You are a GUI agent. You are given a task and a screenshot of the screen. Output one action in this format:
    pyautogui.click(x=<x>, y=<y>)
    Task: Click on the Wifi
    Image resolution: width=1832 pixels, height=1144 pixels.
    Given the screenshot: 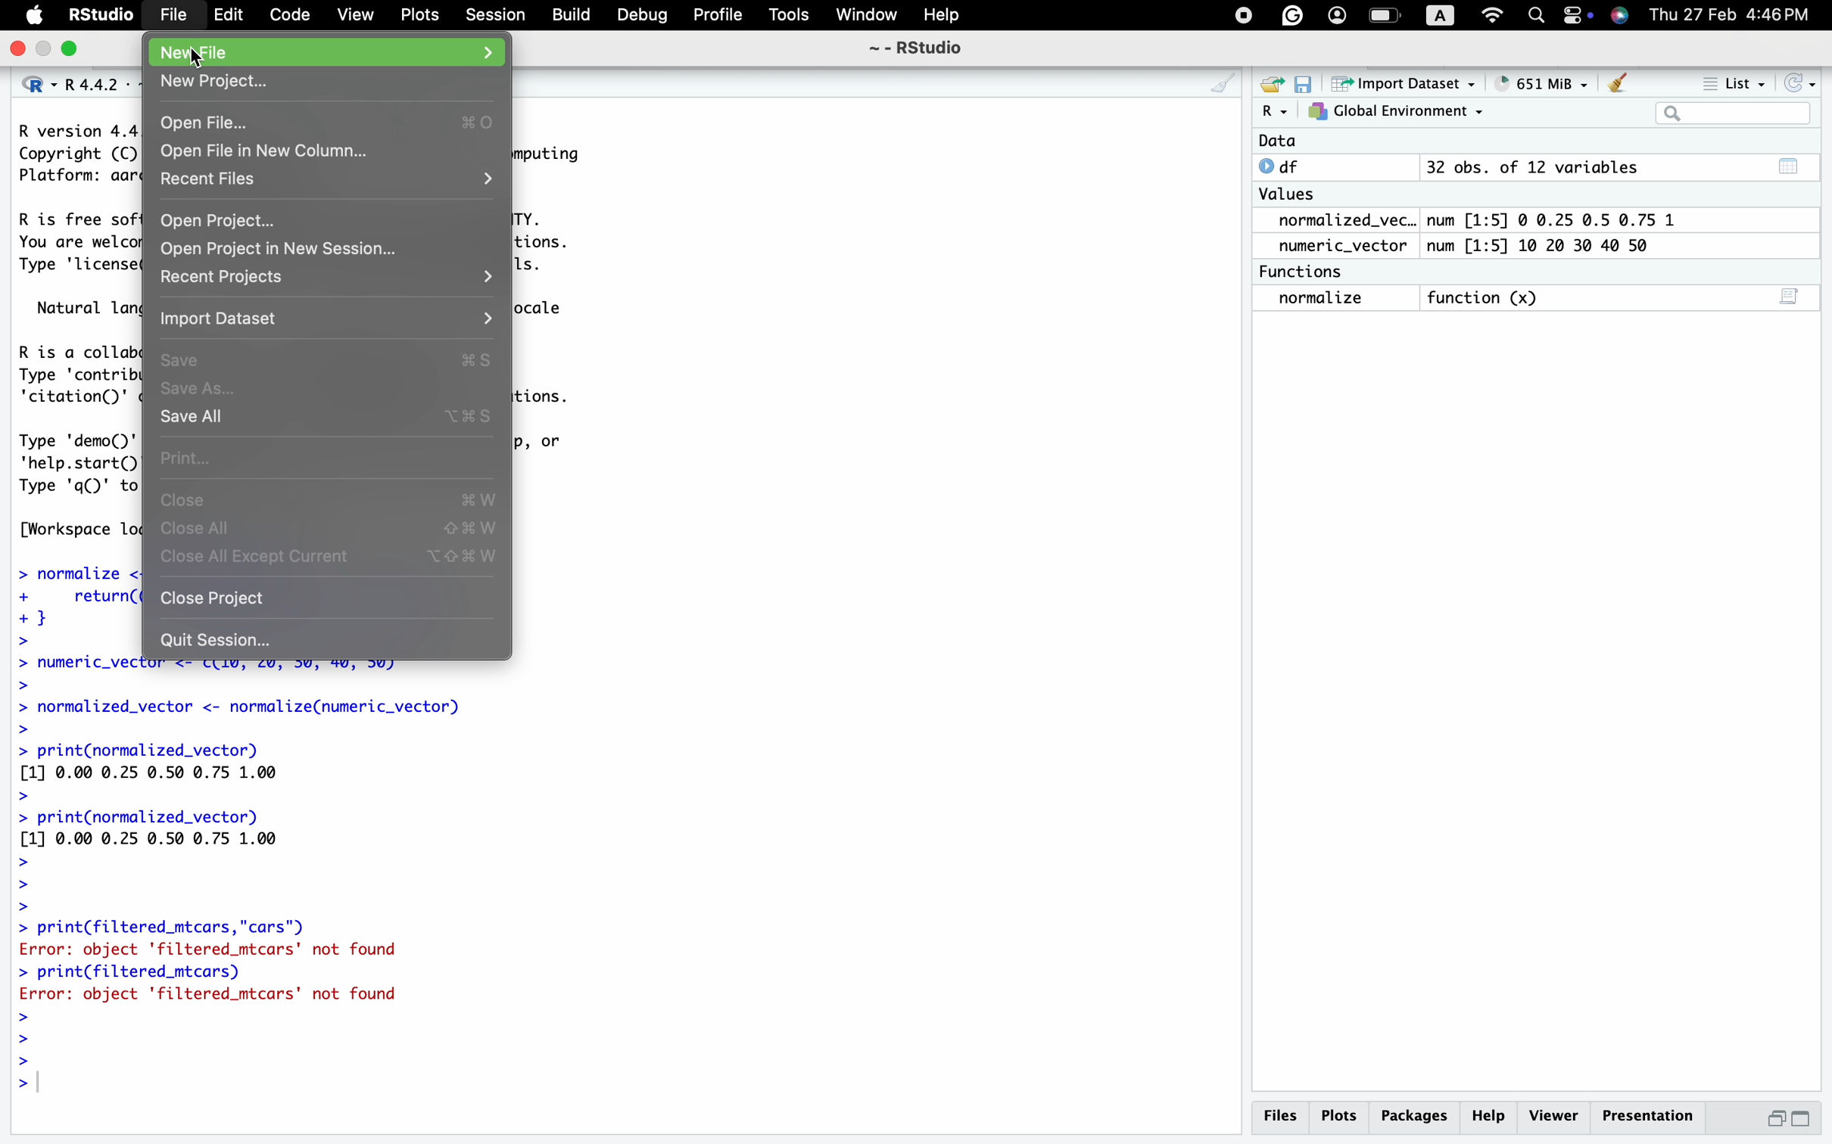 What is the action you would take?
    pyautogui.click(x=1487, y=14)
    